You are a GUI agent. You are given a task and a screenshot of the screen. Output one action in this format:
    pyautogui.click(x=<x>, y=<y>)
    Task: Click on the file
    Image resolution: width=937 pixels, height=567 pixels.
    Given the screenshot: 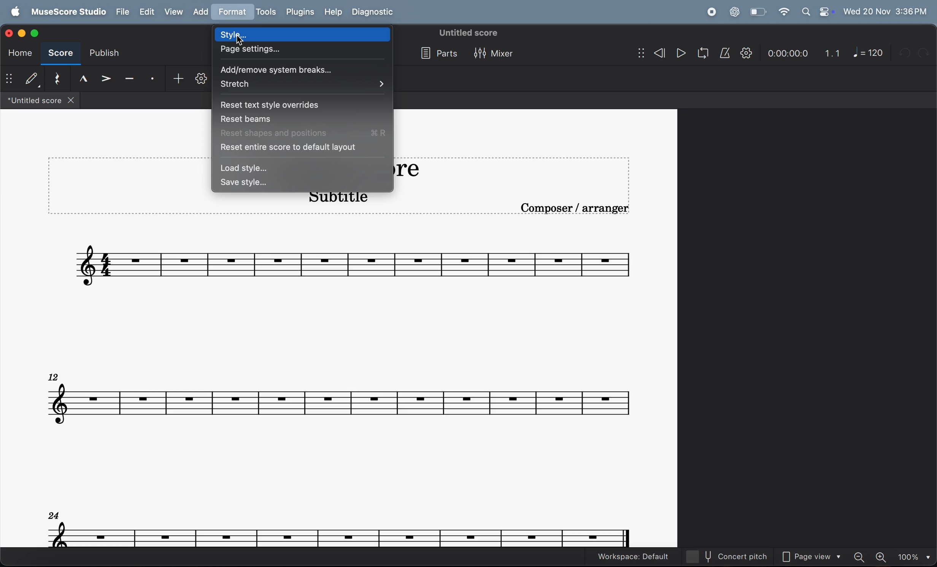 What is the action you would take?
    pyautogui.click(x=121, y=12)
    